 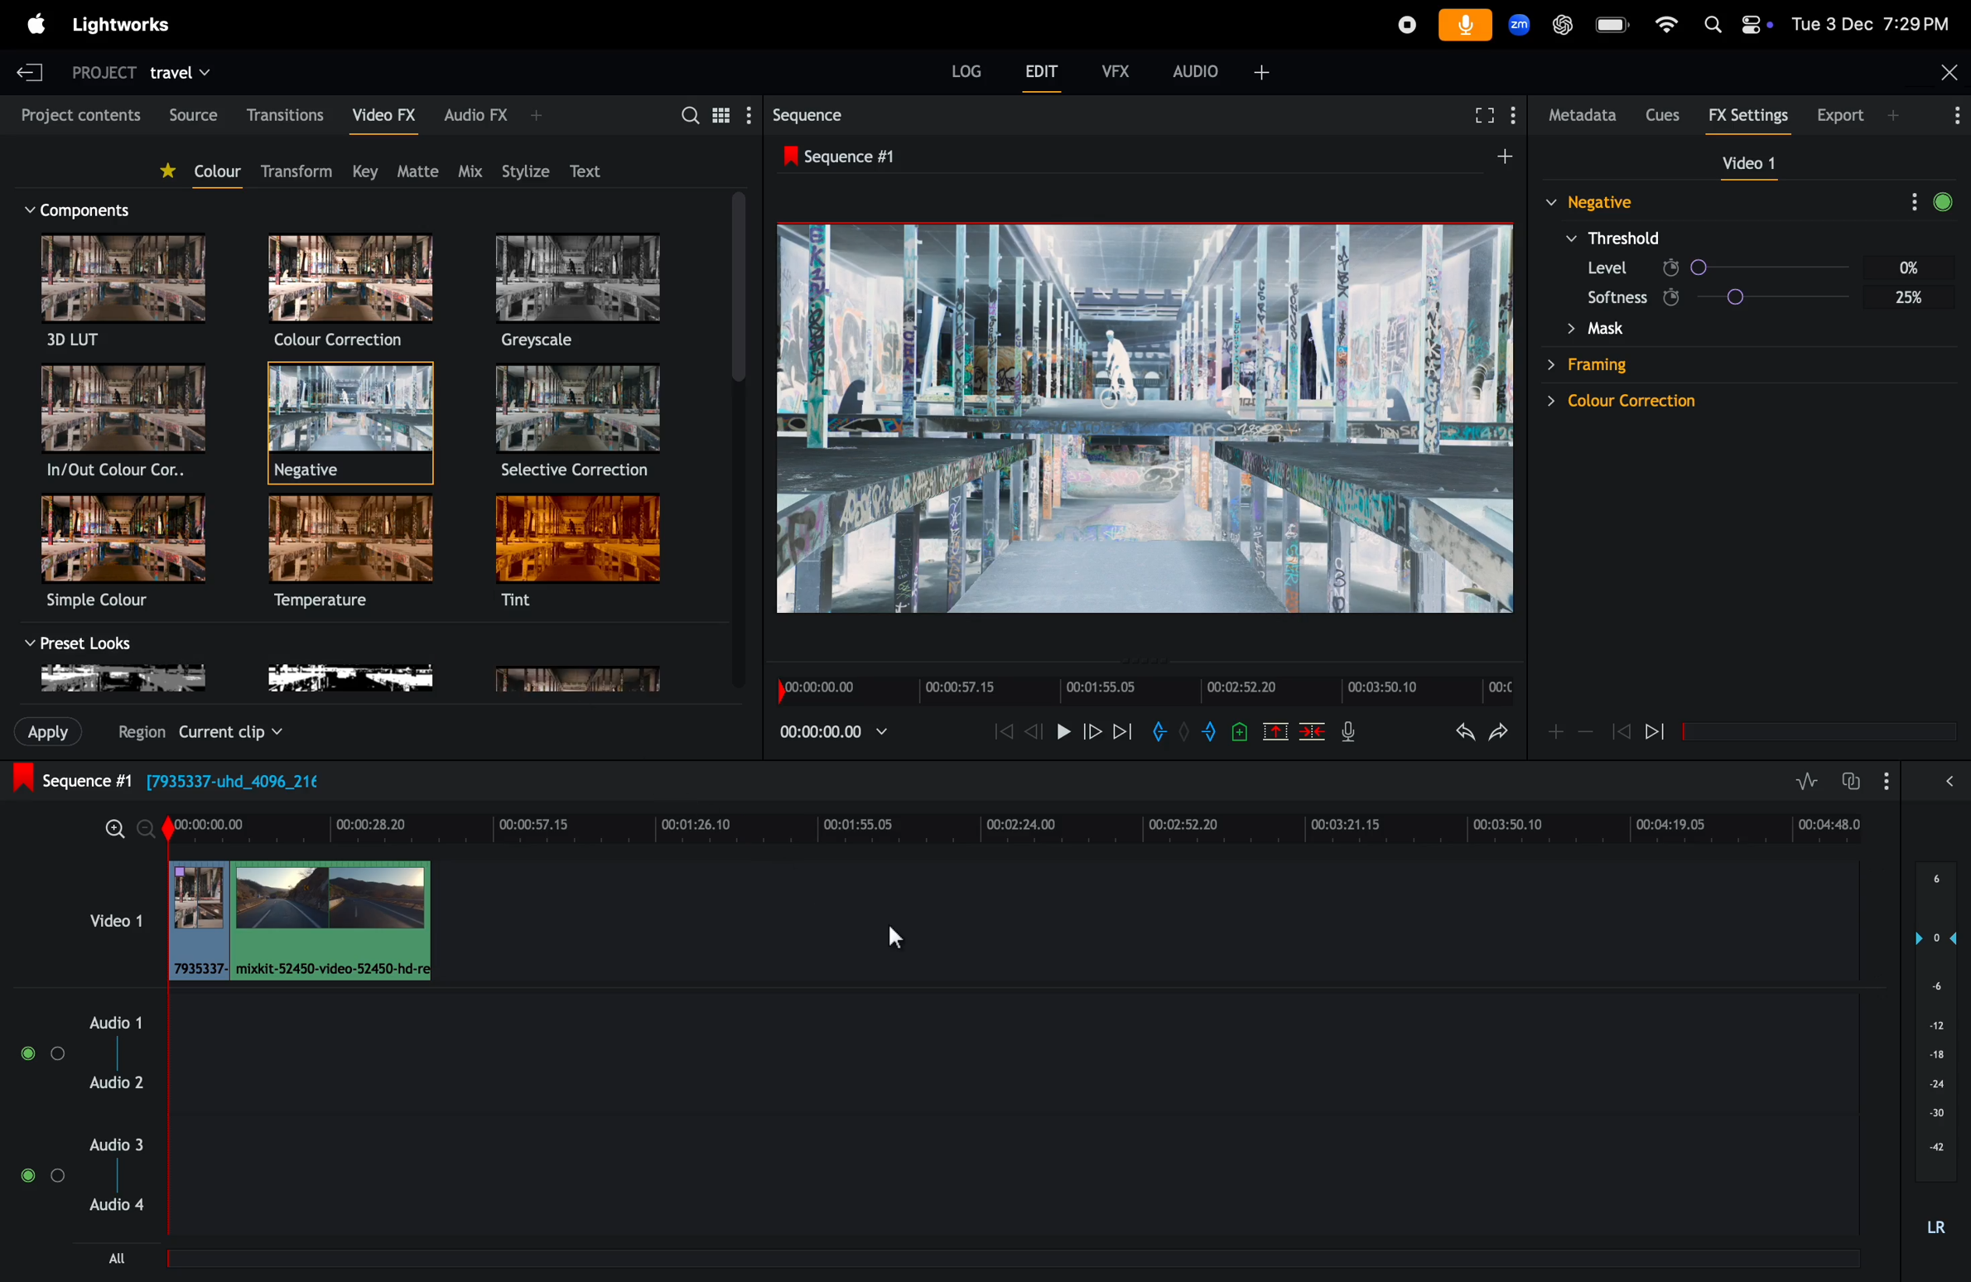 What do you see at coordinates (1111, 69) in the screenshot?
I see `Vfx` at bounding box center [1111, 69].